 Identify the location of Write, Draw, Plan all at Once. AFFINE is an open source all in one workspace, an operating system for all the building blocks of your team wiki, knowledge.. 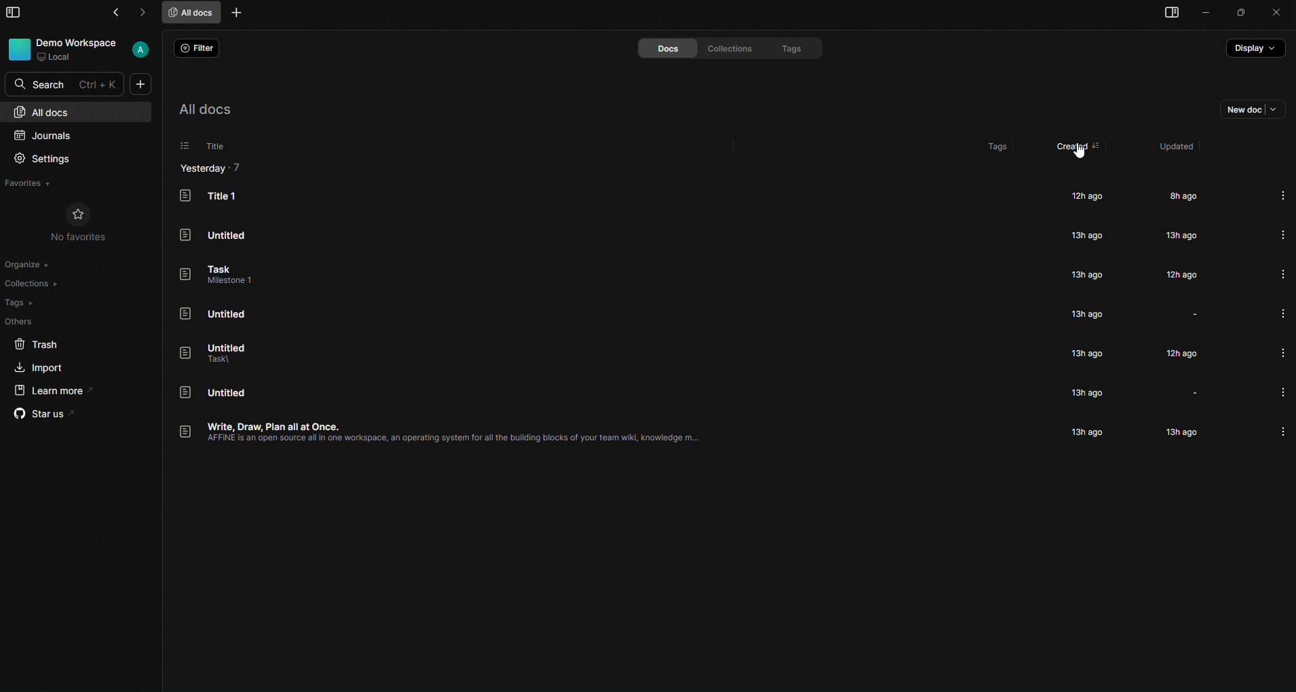
(444, 432).